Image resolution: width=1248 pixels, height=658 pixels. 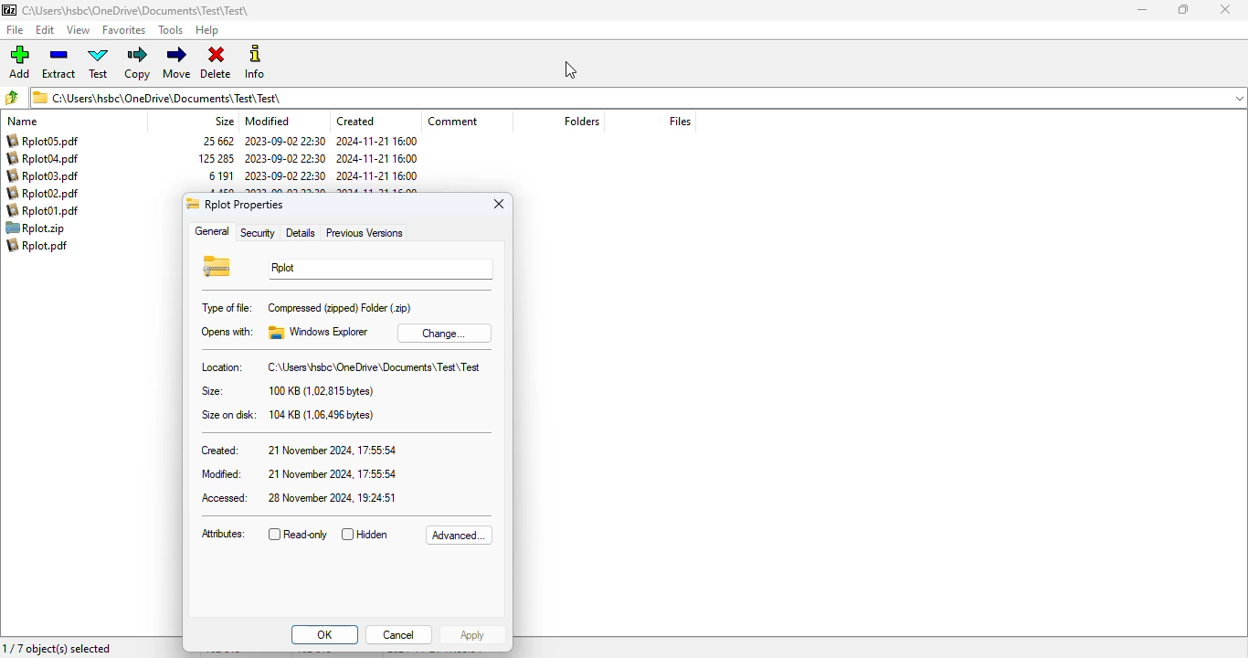 What do you see at coordinates (457, 535) in the screenshot?
I see `advanced` at bounding box center [457, 535].